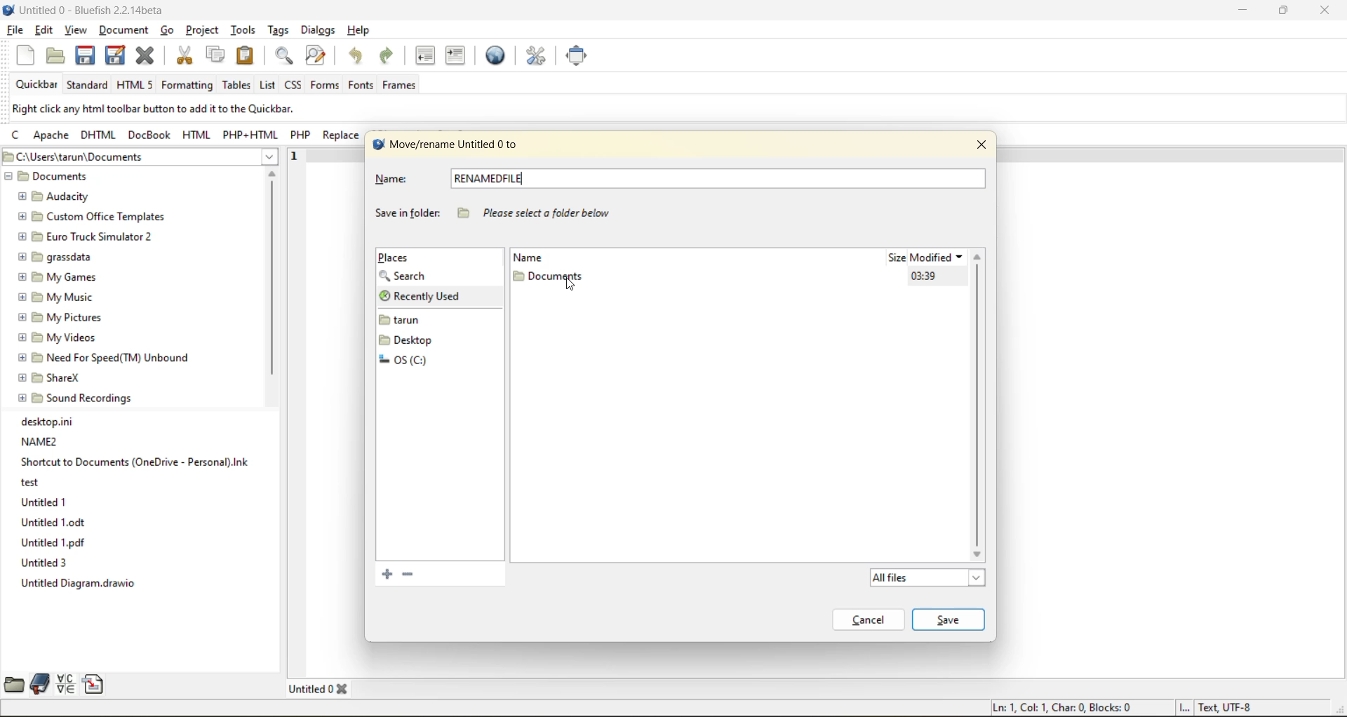  Describe the element at coordinates (91, 85) in the screenshot. I see `standard` at that location.